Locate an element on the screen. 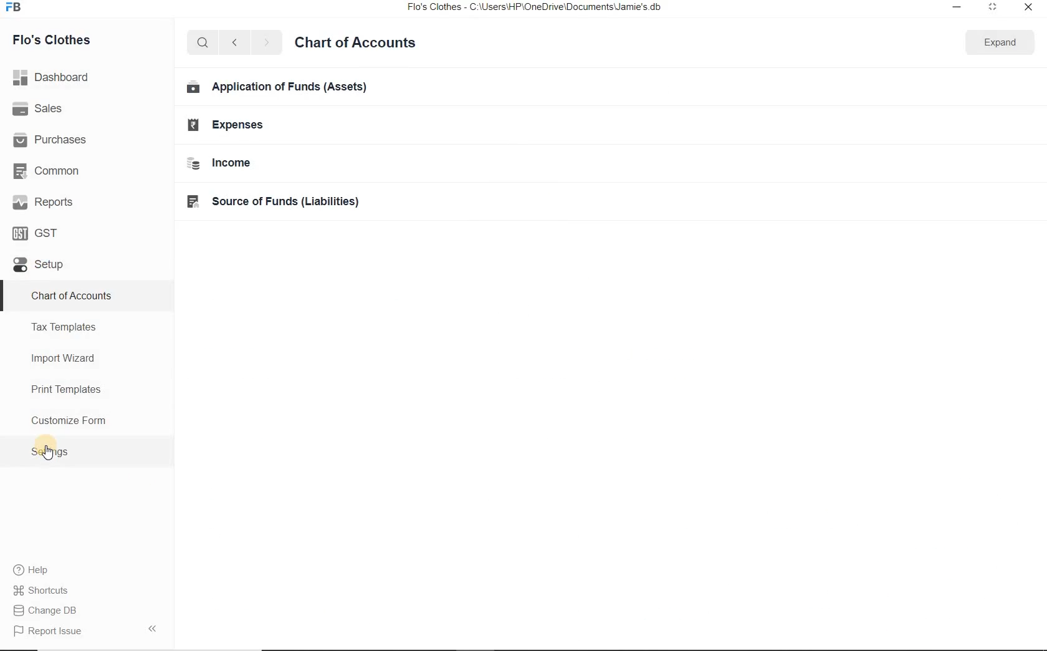 Image resolution: width=1047 pixels, height=651 pixels. FB logo is located at coordinates (17, 7).